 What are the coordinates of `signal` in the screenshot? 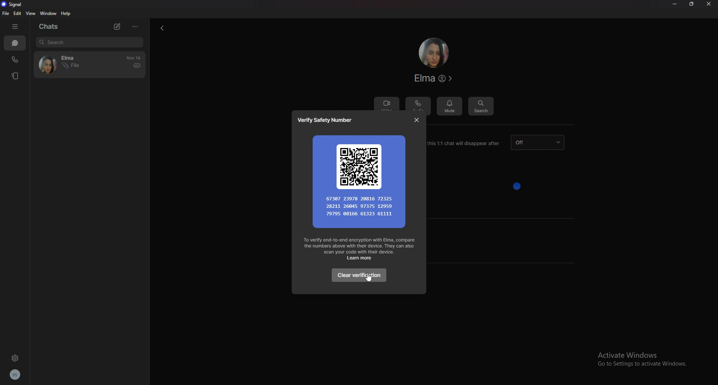 It's located at (14, 5).